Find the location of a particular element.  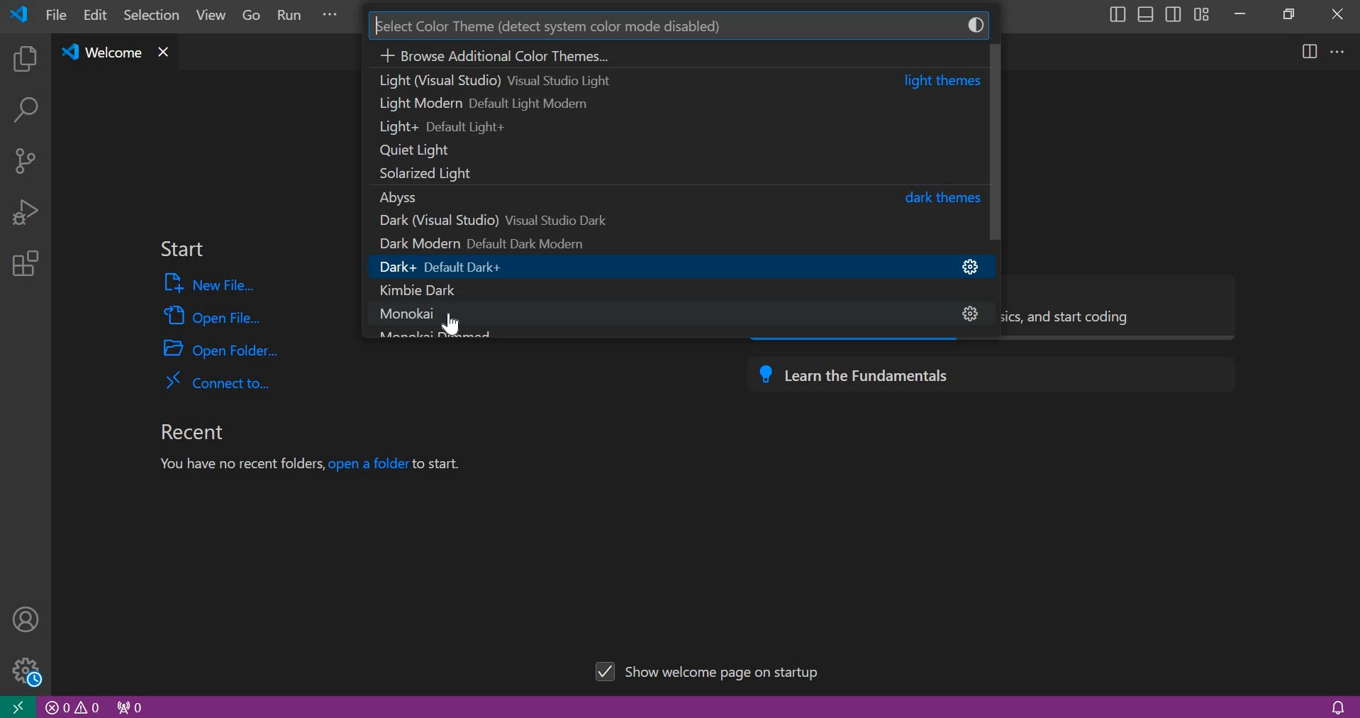

expand is located at coordinates (330, 17).